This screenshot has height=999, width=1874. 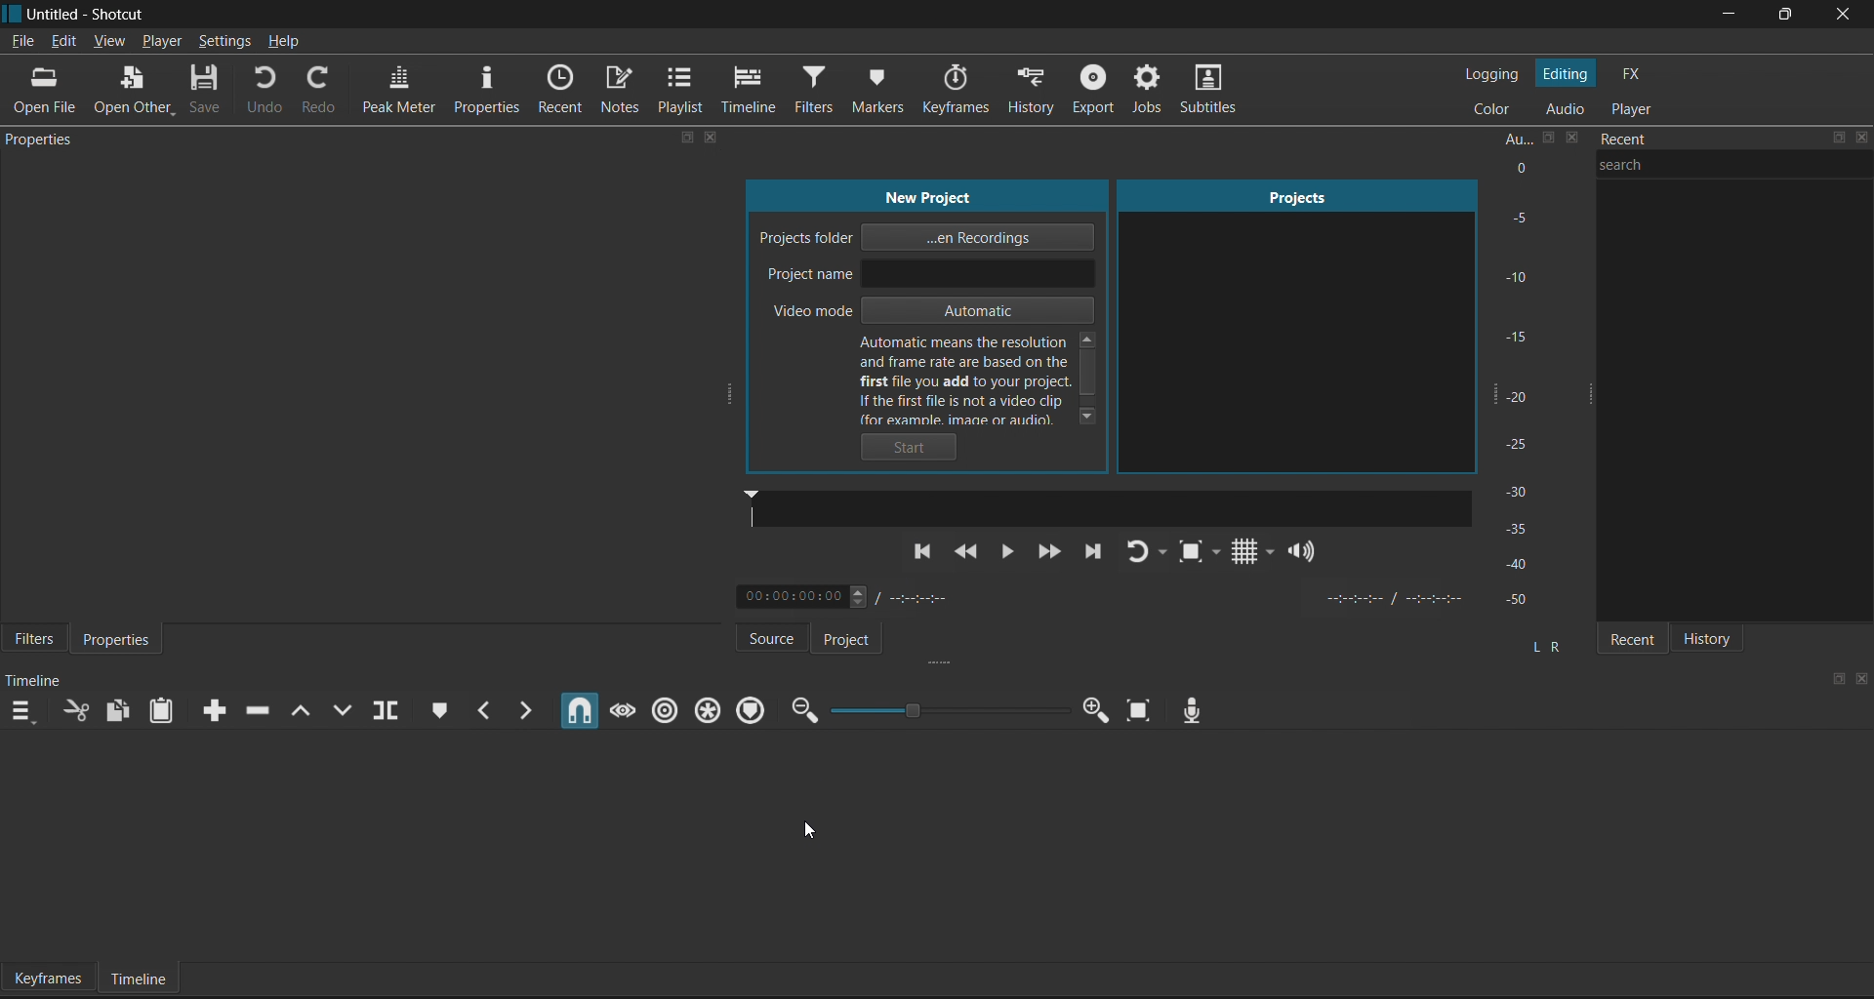 I want to click on Properties, so click(x=122, y=639).